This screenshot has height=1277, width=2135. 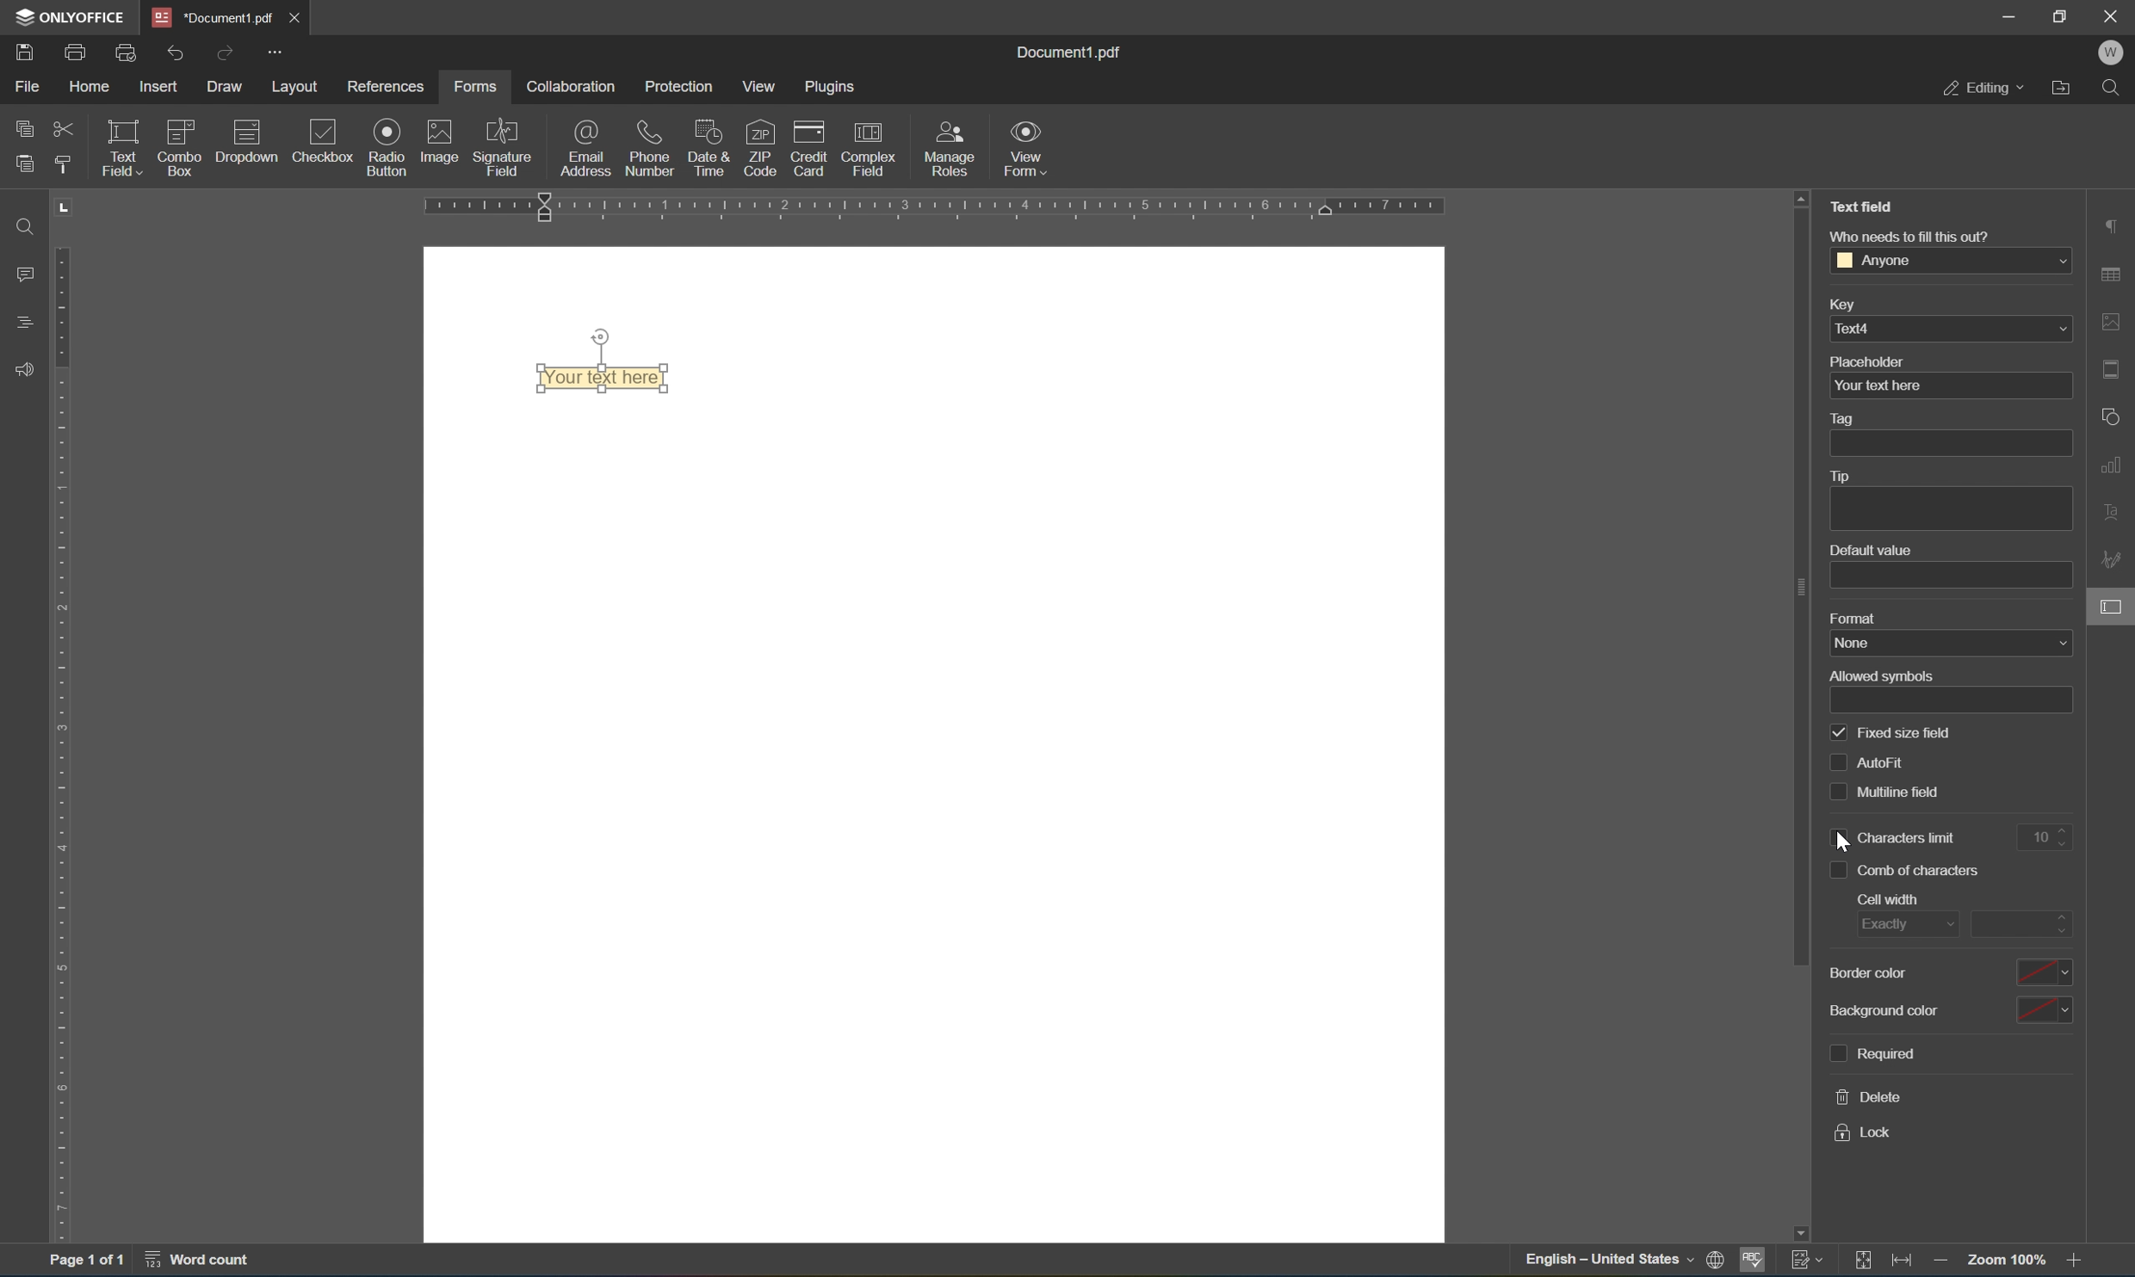 I want to click on paragraph settings, so click(x=2112, y=225).